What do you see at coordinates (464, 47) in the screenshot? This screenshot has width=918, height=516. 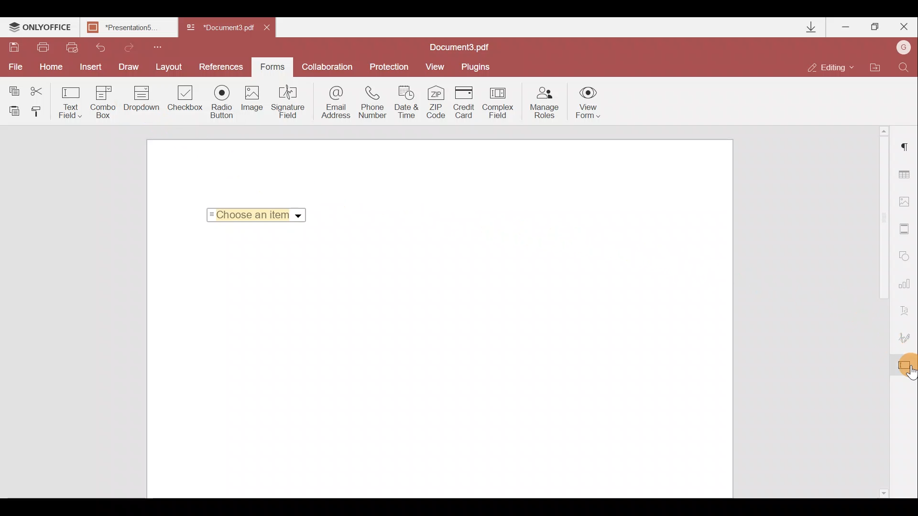 I see `Document name` at bounding box center [464, 47].